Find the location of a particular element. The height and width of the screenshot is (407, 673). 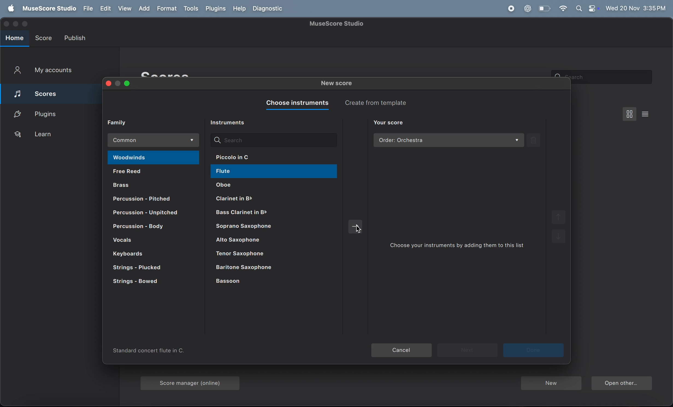

strings bowed is located at coordinates (144, 283).